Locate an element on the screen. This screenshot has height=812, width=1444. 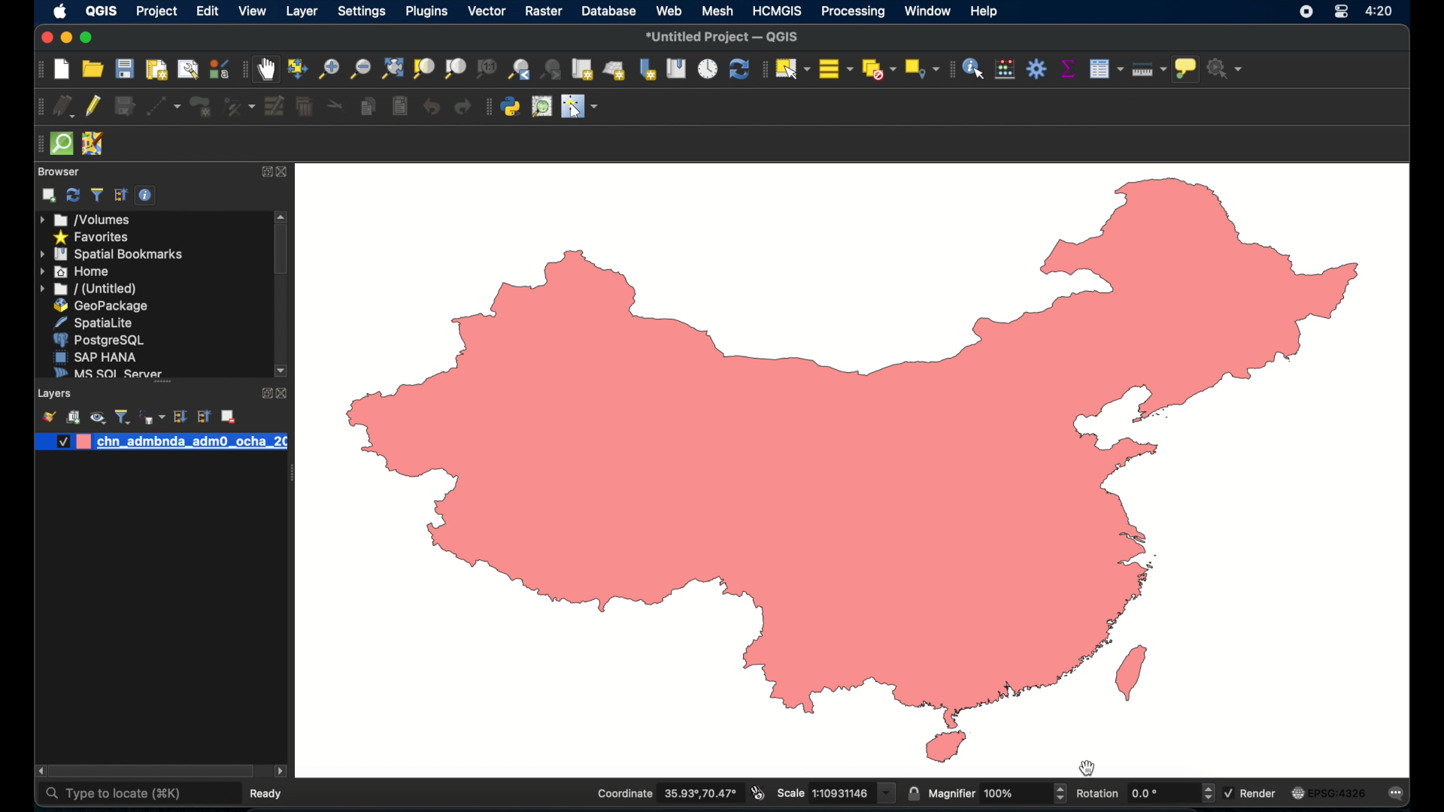
refresh is located at coordinates (737, 71).